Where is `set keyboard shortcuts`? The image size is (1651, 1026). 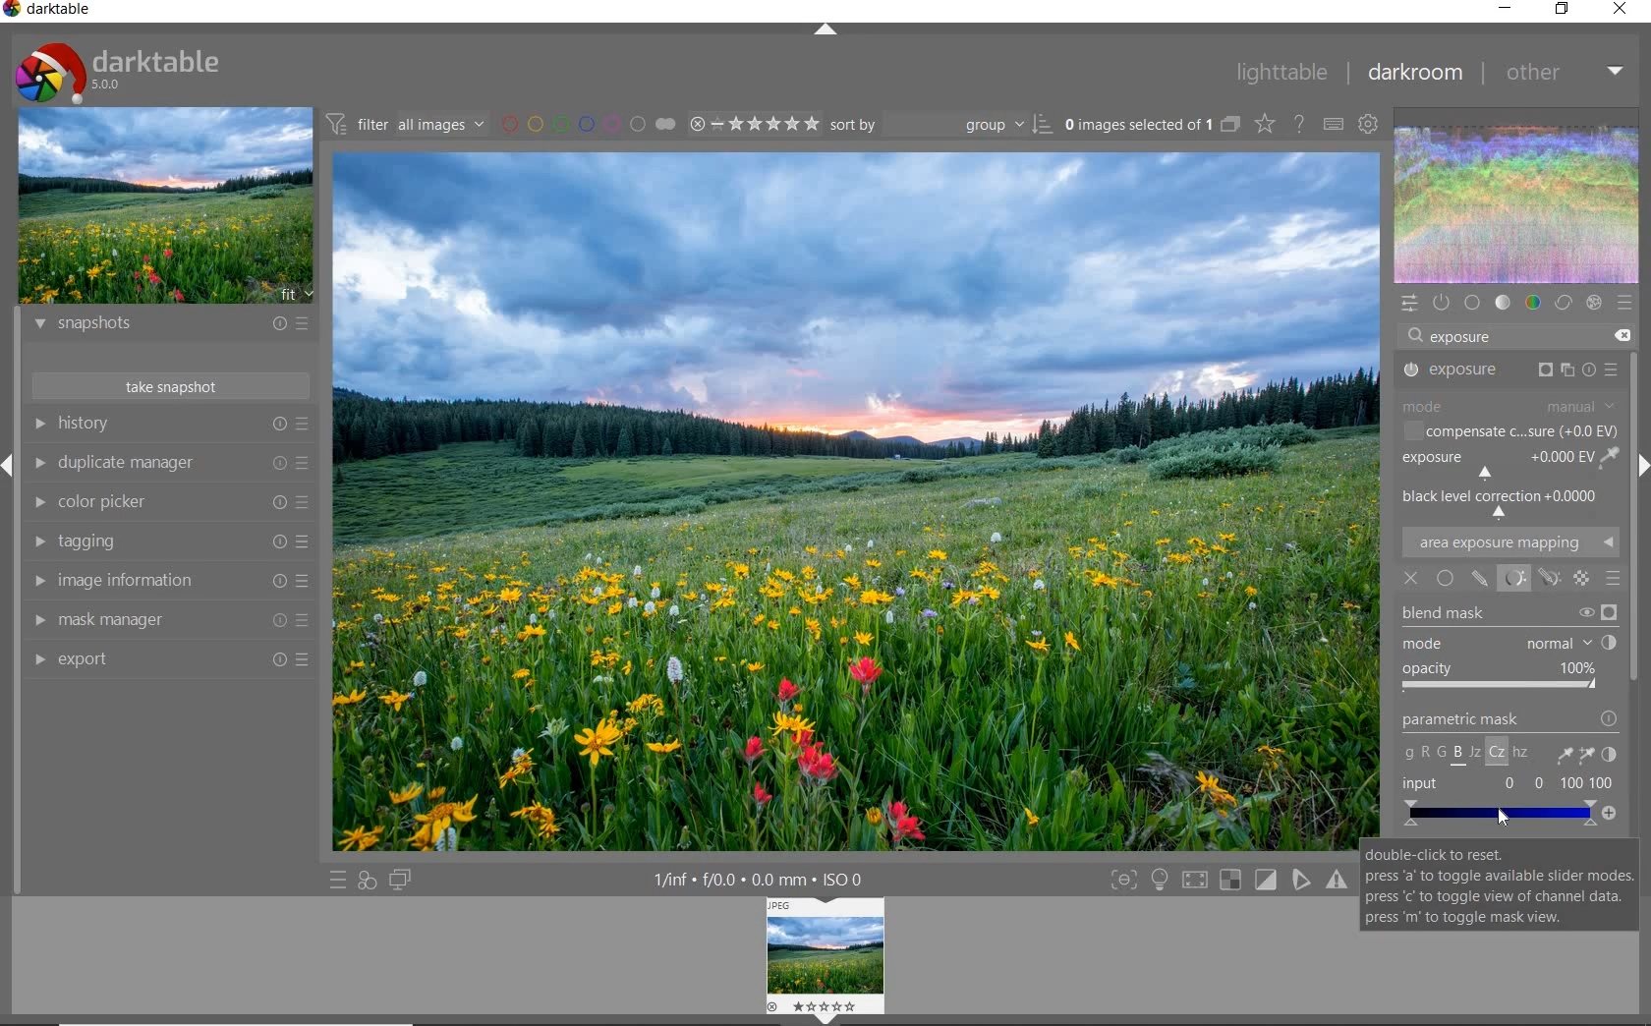 set keyboard shortcuts is located at coordinates (1335, 126).